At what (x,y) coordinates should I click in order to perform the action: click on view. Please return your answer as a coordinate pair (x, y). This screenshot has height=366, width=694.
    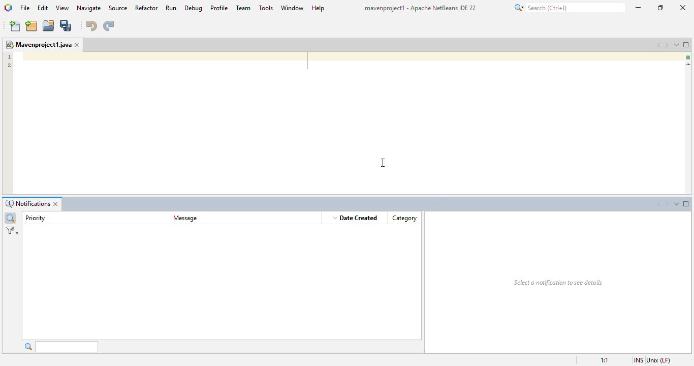
    Looking at the image, I should click on (63, 8).